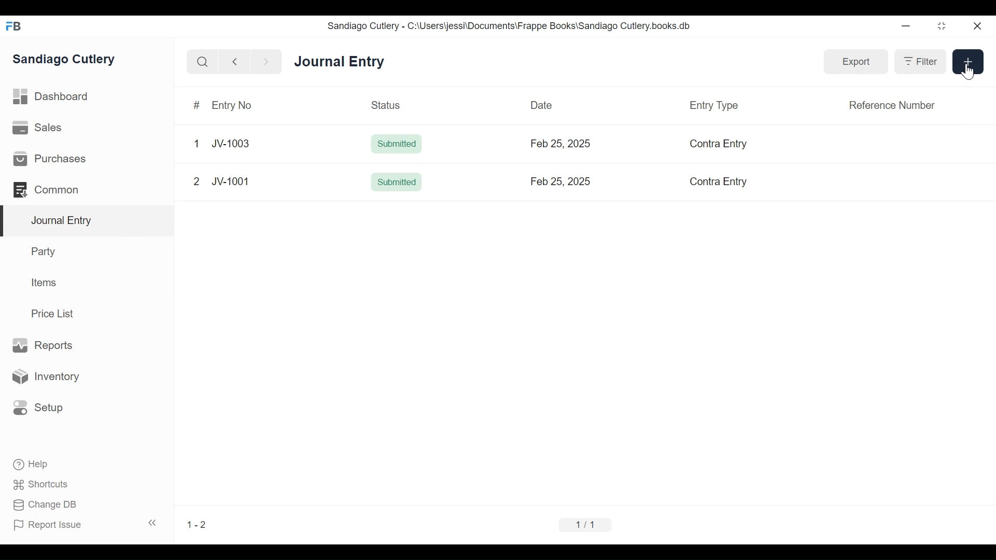  Describe the element at coordinates (386, 104) in the screenshot. I see `Status` at that location.